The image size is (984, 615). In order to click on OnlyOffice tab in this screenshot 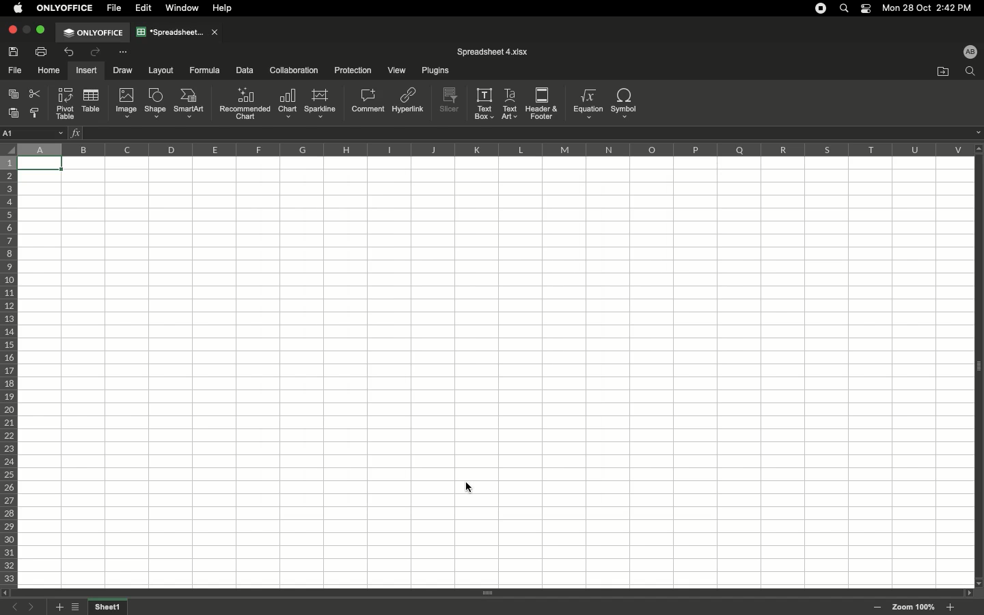, I will do `click(93, 33)`.